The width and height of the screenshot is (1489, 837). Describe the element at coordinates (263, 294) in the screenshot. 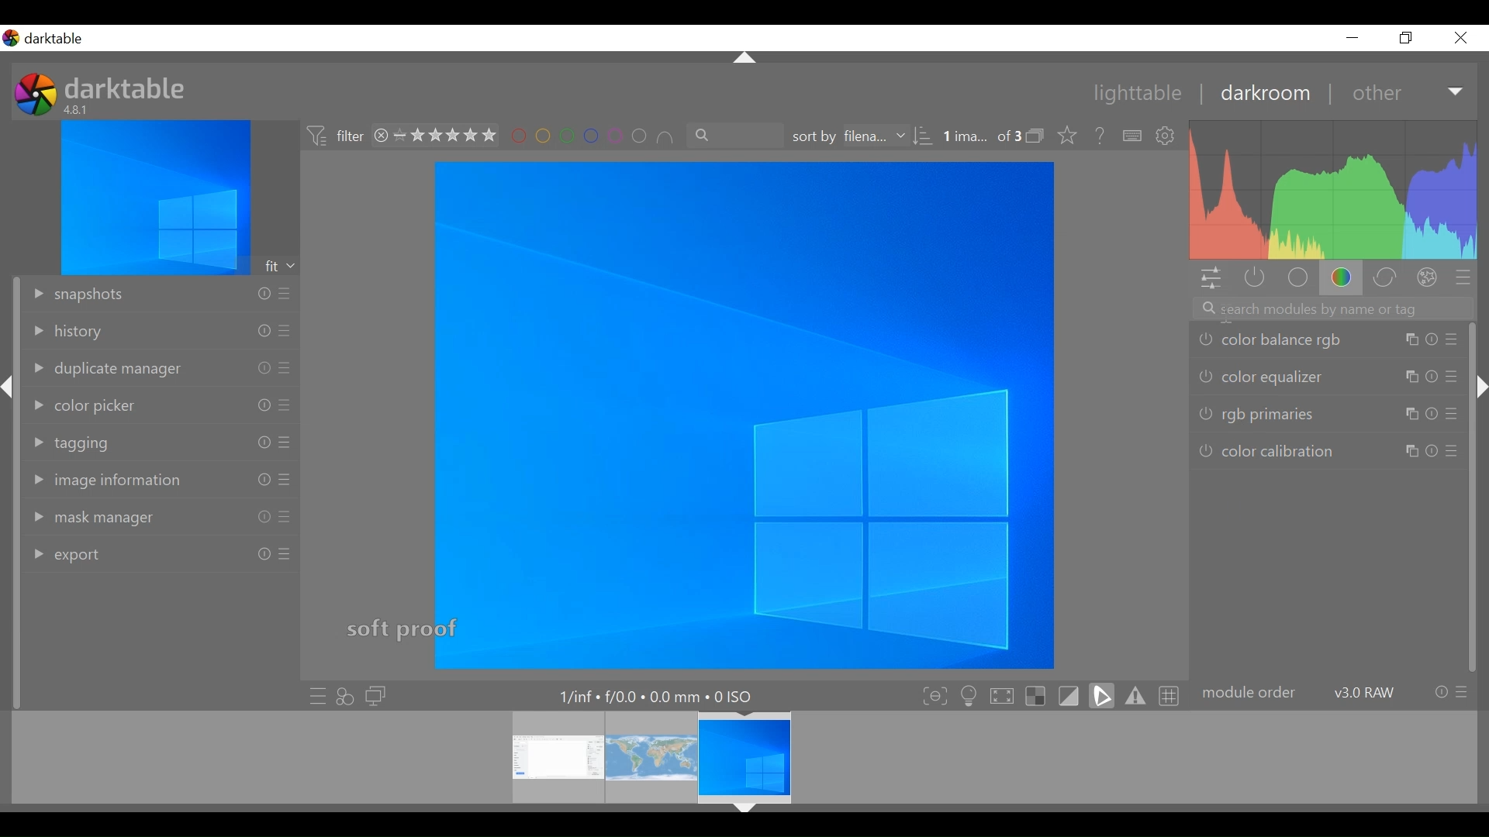

I see `info` at that location.